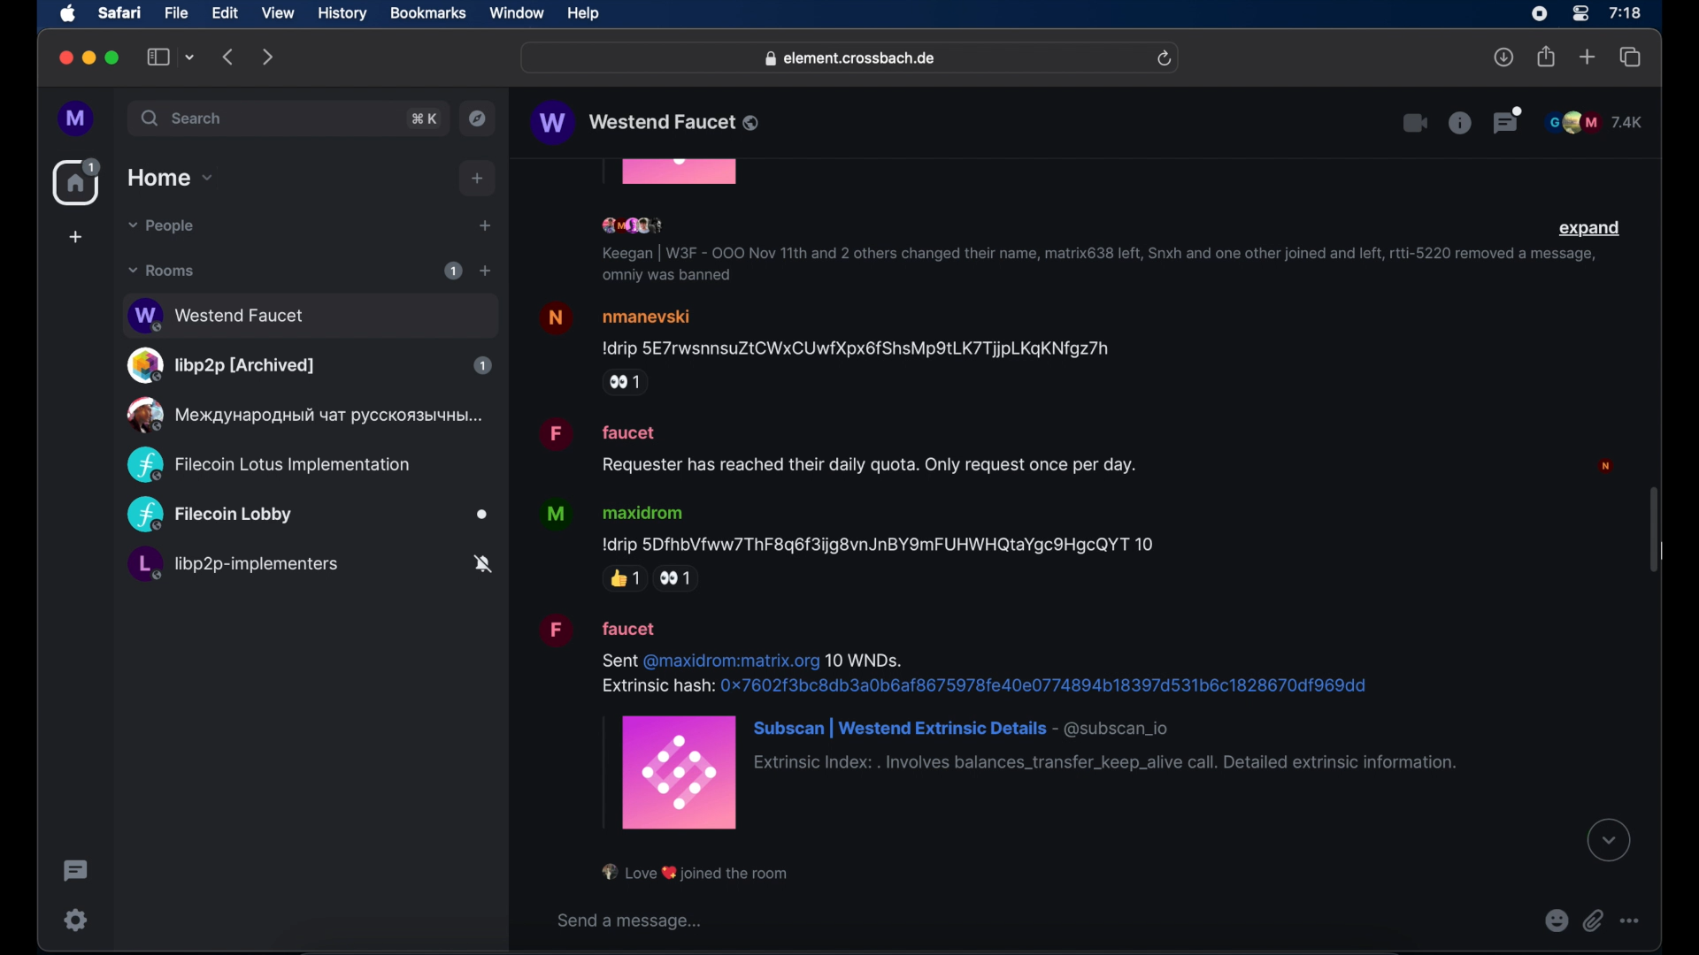 The width and height of the screenshot is (1699, 955). What do you see at coordinates (840, 447) in the screenshot?
I see `message` at bounding box center [840, 447].